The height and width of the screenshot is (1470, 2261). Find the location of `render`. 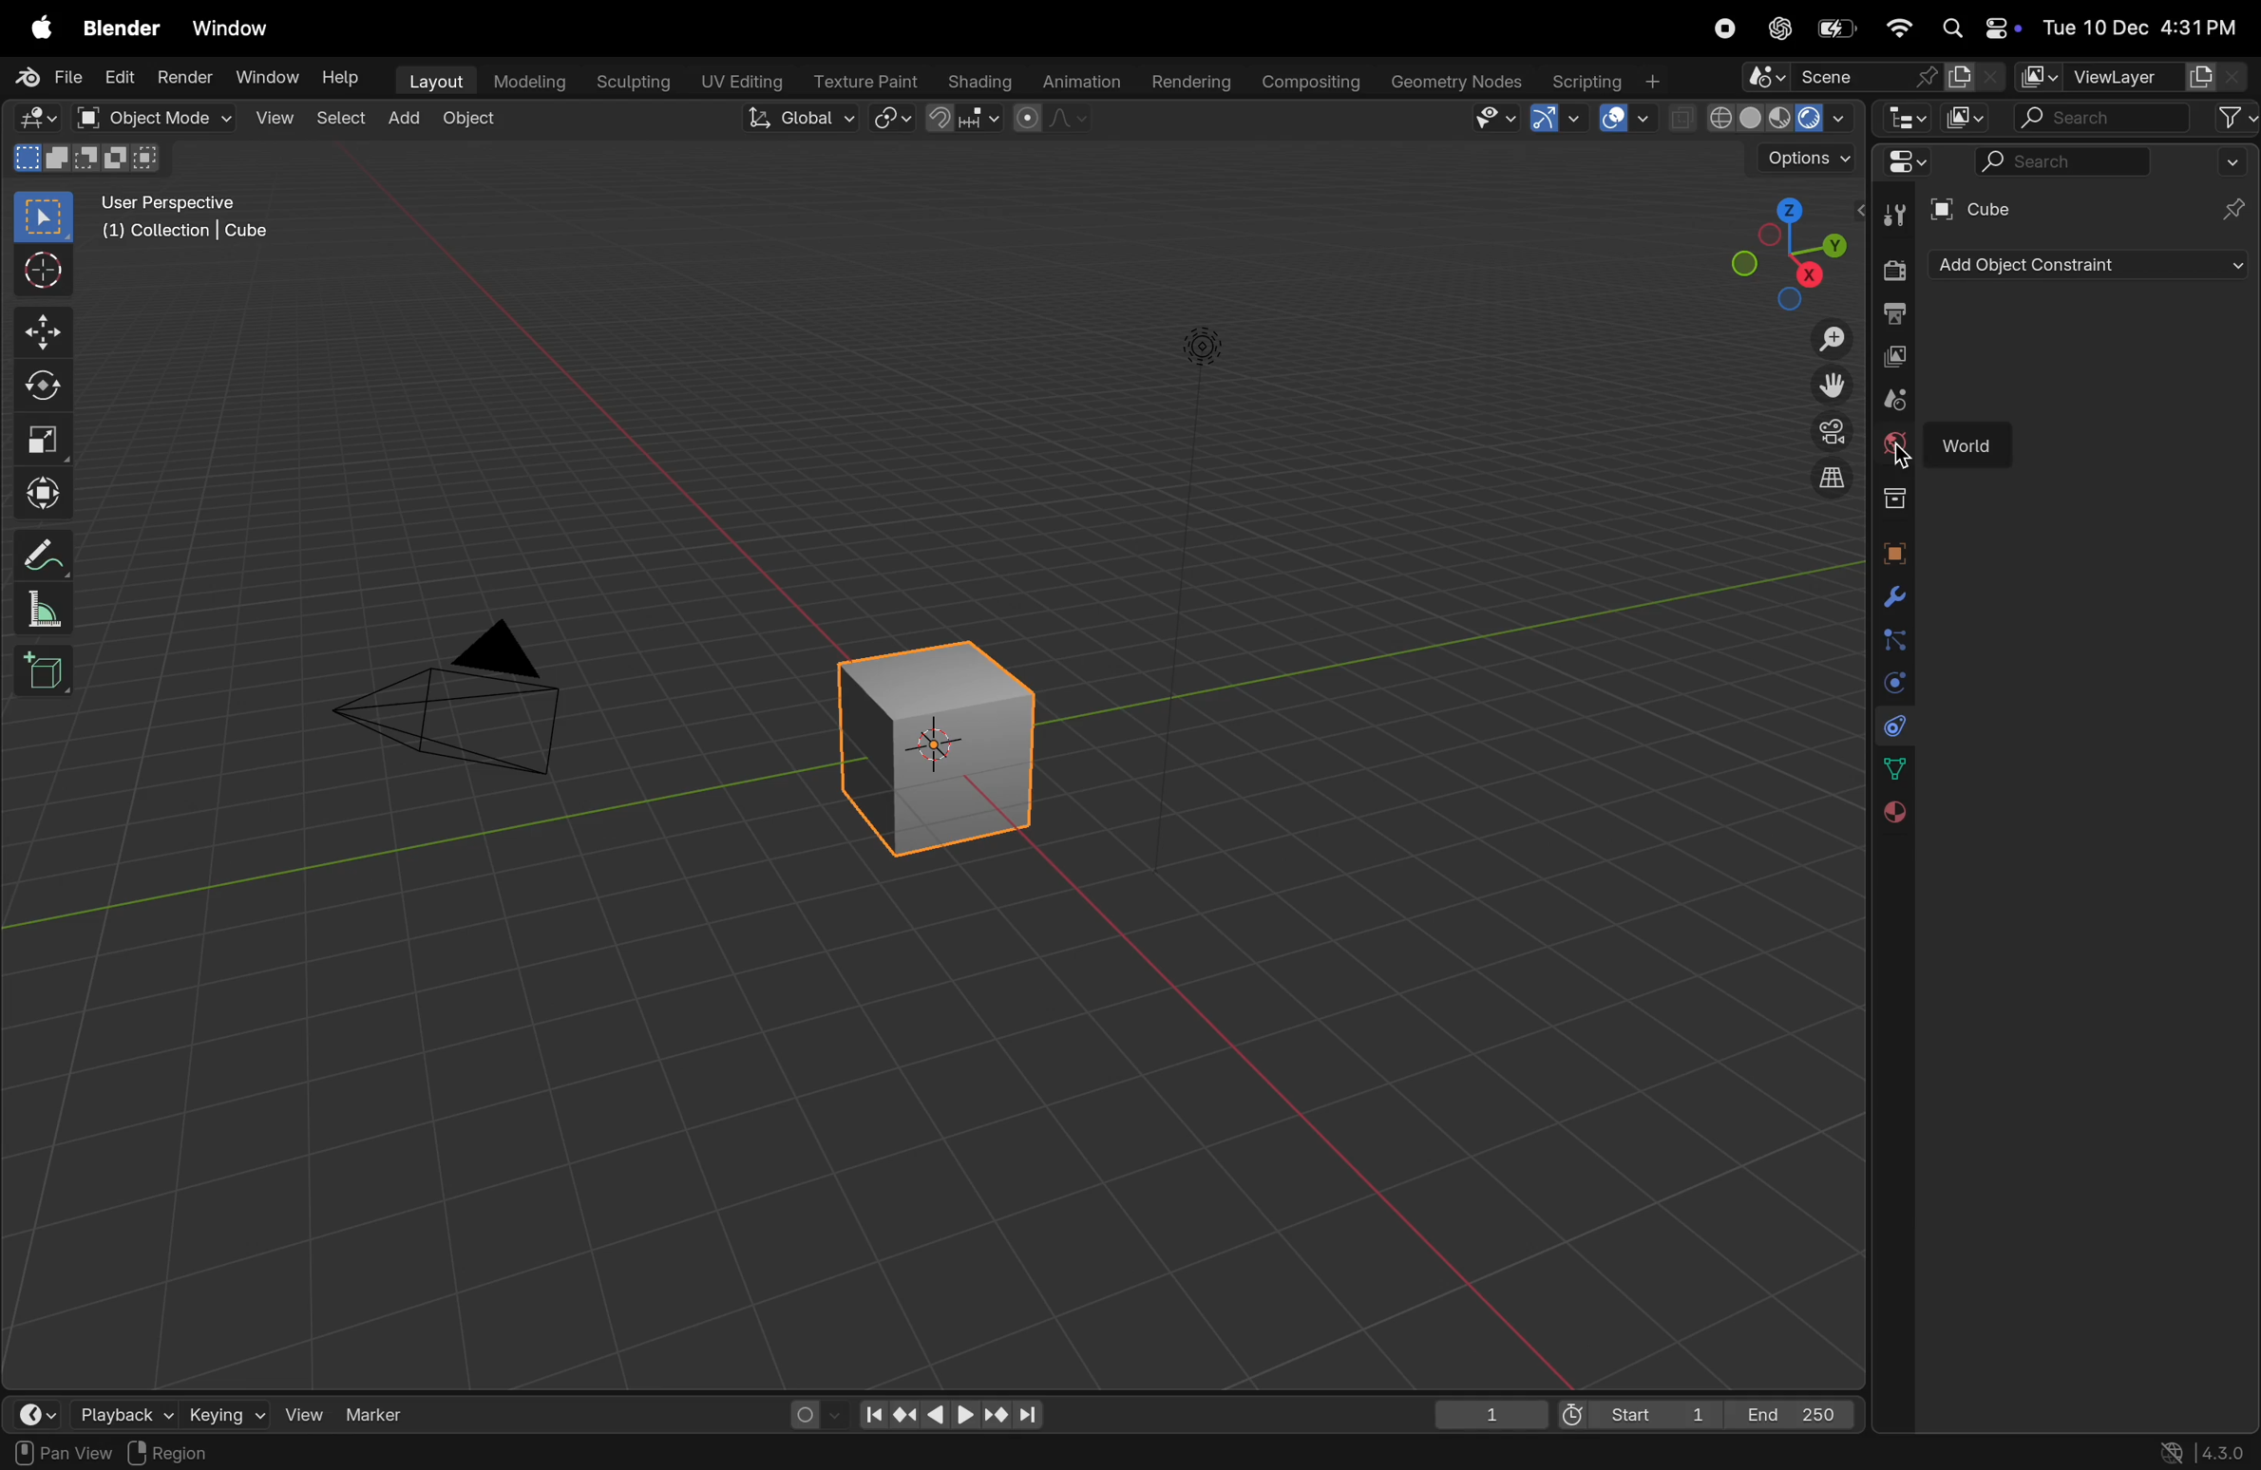

render is located at coordinates (185, 80).